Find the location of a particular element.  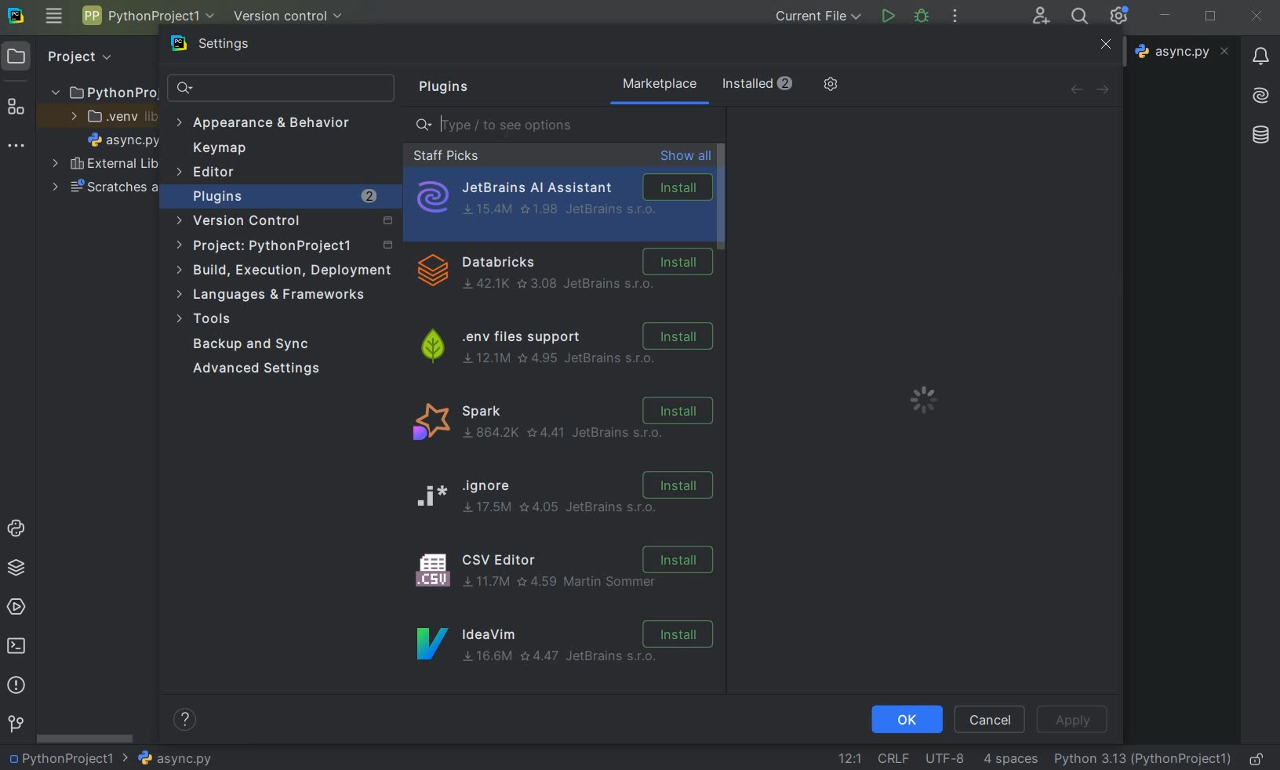

forward is located at coordinates (1107, 89).